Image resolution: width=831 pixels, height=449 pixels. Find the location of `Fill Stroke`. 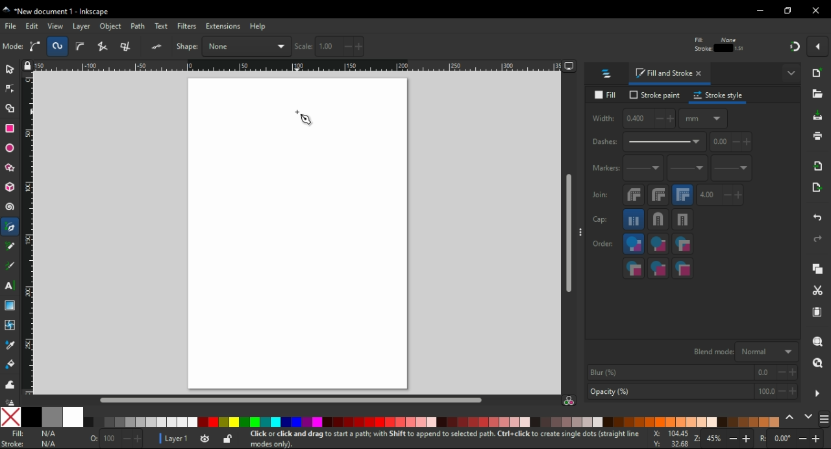

Fill Stroke is located at coordinates (12, 439).